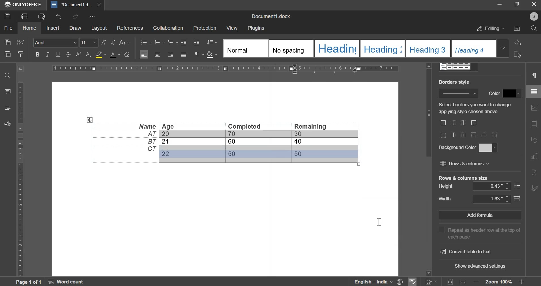 The width and height of the screenshot is (541, 286). What do you see at coordinates (57, 54) in the screenshot?
I see `underline` at bounding box center [57, 54].